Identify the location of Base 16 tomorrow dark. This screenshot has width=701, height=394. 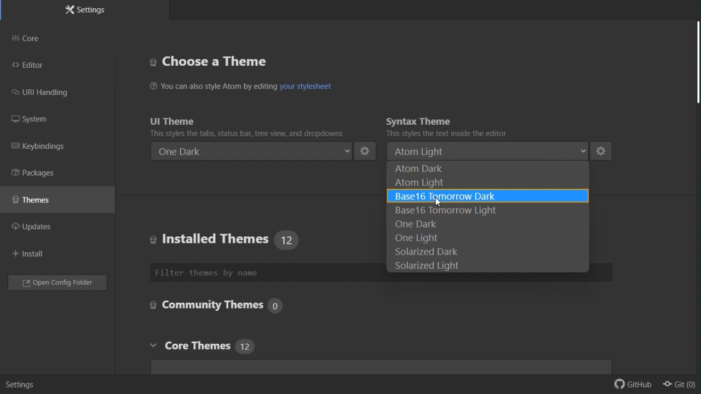
(487, 195).